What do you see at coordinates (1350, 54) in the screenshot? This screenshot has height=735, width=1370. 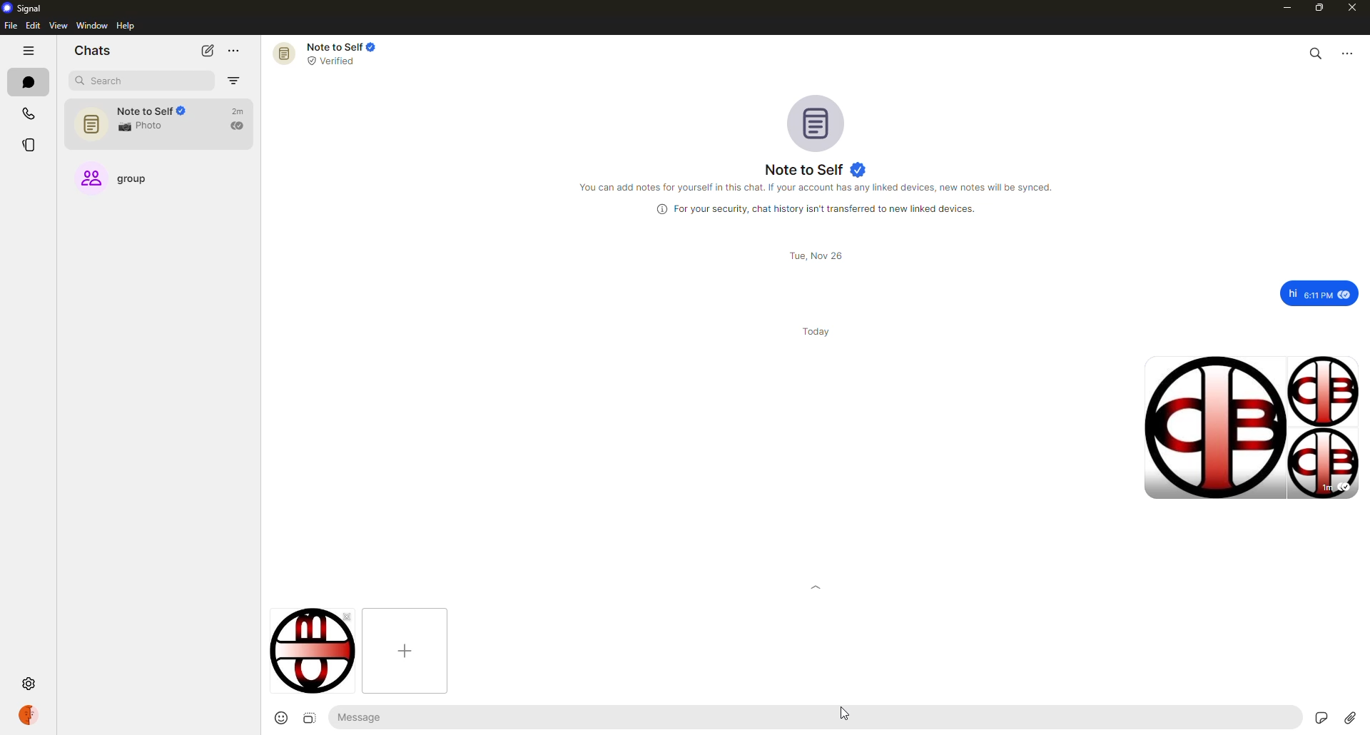 I see `more` at bounding box center [1350, 54].